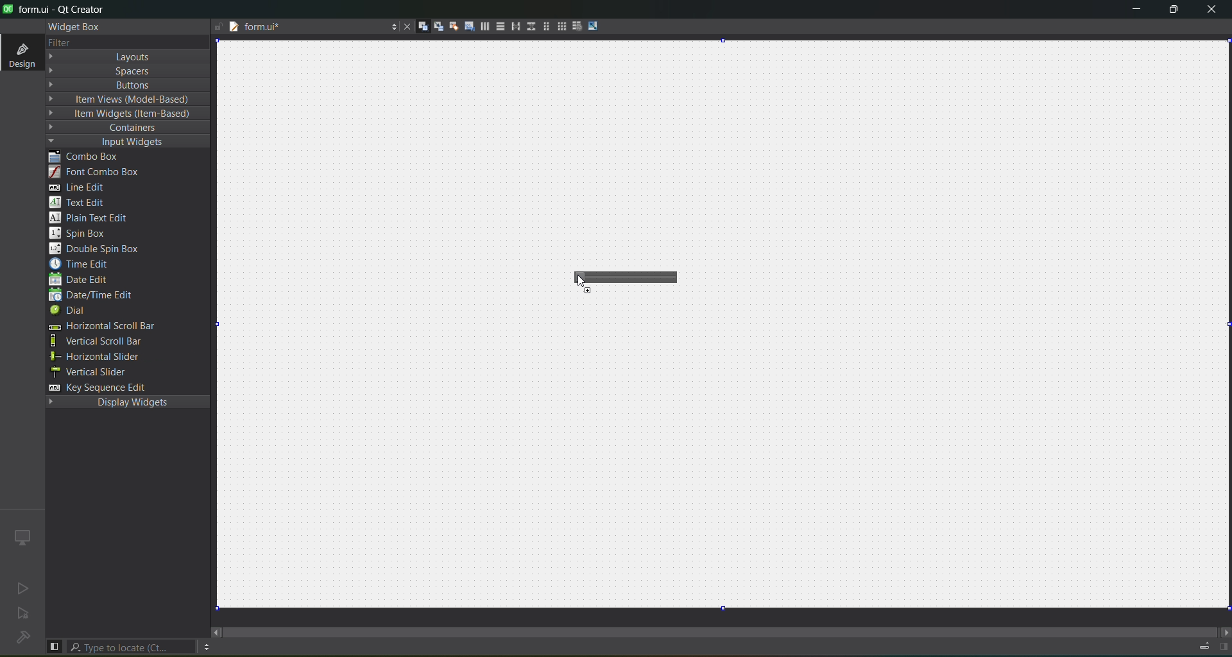  What do you see at coordinates (632, 277) in the screenshot?
I see `horizontal slider` at bounding box center [632, 277].